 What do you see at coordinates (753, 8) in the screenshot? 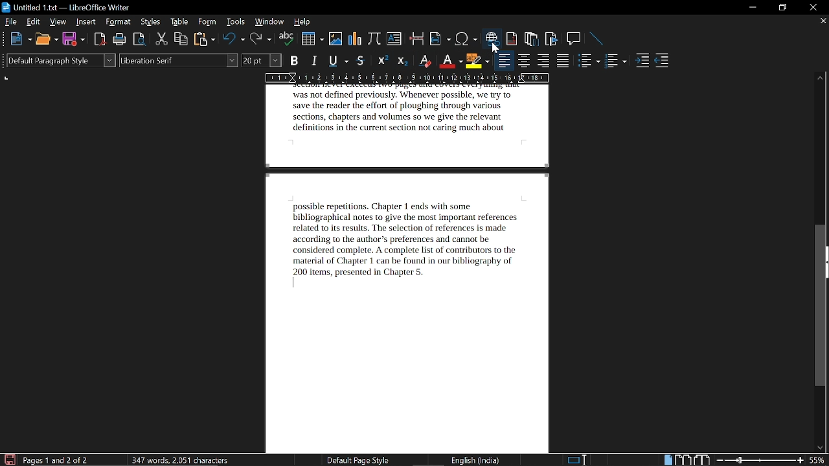
I see `minimize` at bounding box center [753, 8].